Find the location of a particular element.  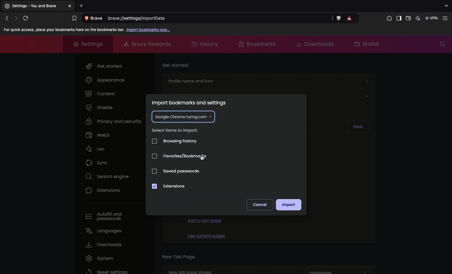

Homepage is located at coordinates (338, 271).